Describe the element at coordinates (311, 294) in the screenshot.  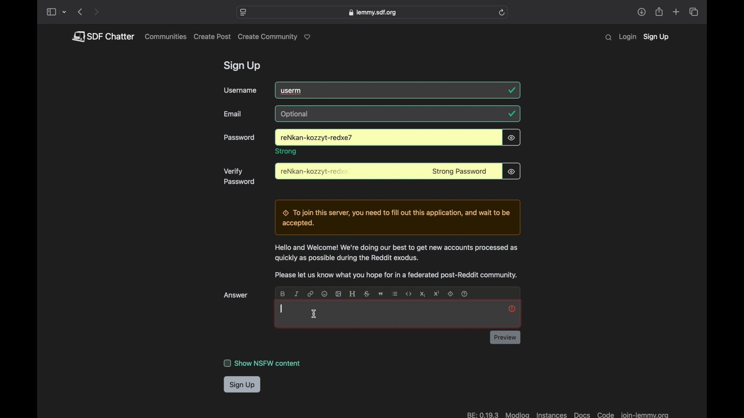
I see `link` at that location.